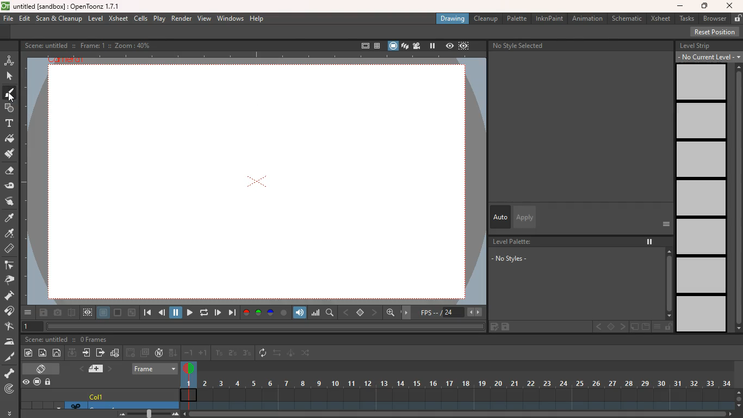 This screenshot has height=418, width=743. What do you see at coordinates (46, 45) in the screenshot?
I see `scene: untitled` at bounding box center [46, 45].